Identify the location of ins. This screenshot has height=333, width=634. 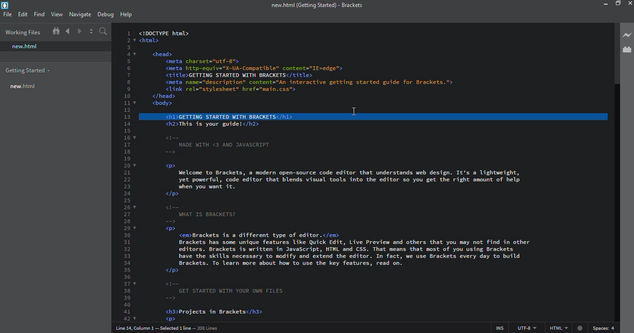
(498, 327).